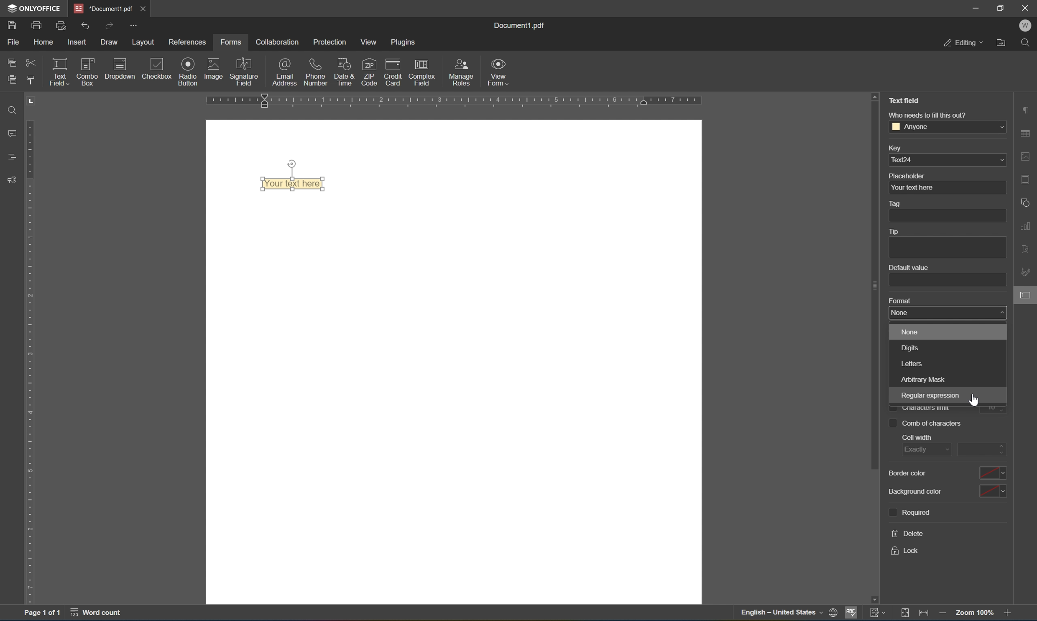  Describe the element at coordinates (120, 71) in the screenshot. I see `Drop-down ` at that location.